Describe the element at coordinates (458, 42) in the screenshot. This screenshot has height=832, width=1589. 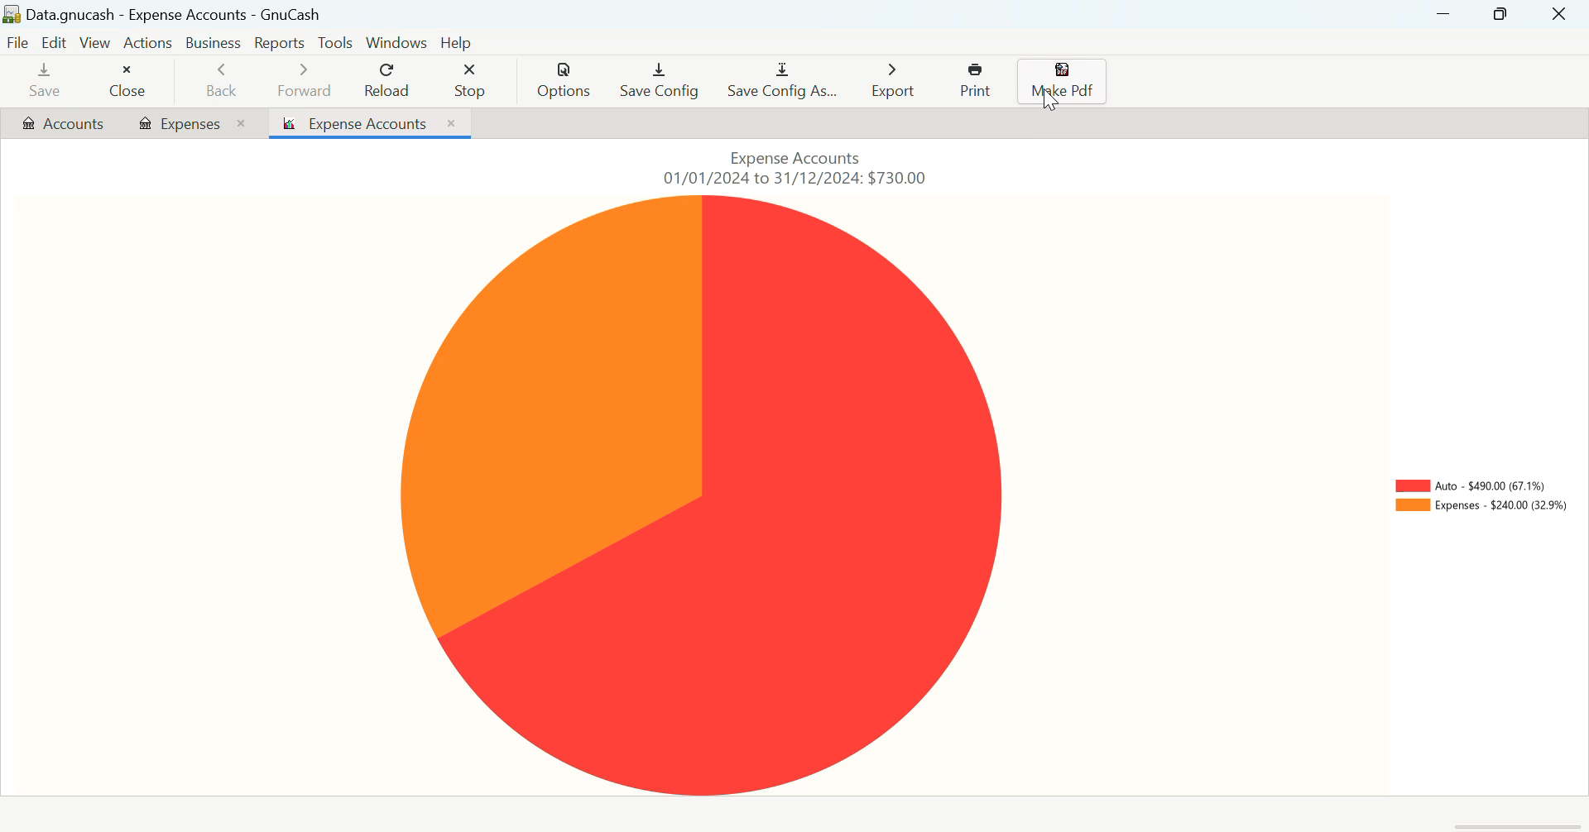
I see `Help` at that location.